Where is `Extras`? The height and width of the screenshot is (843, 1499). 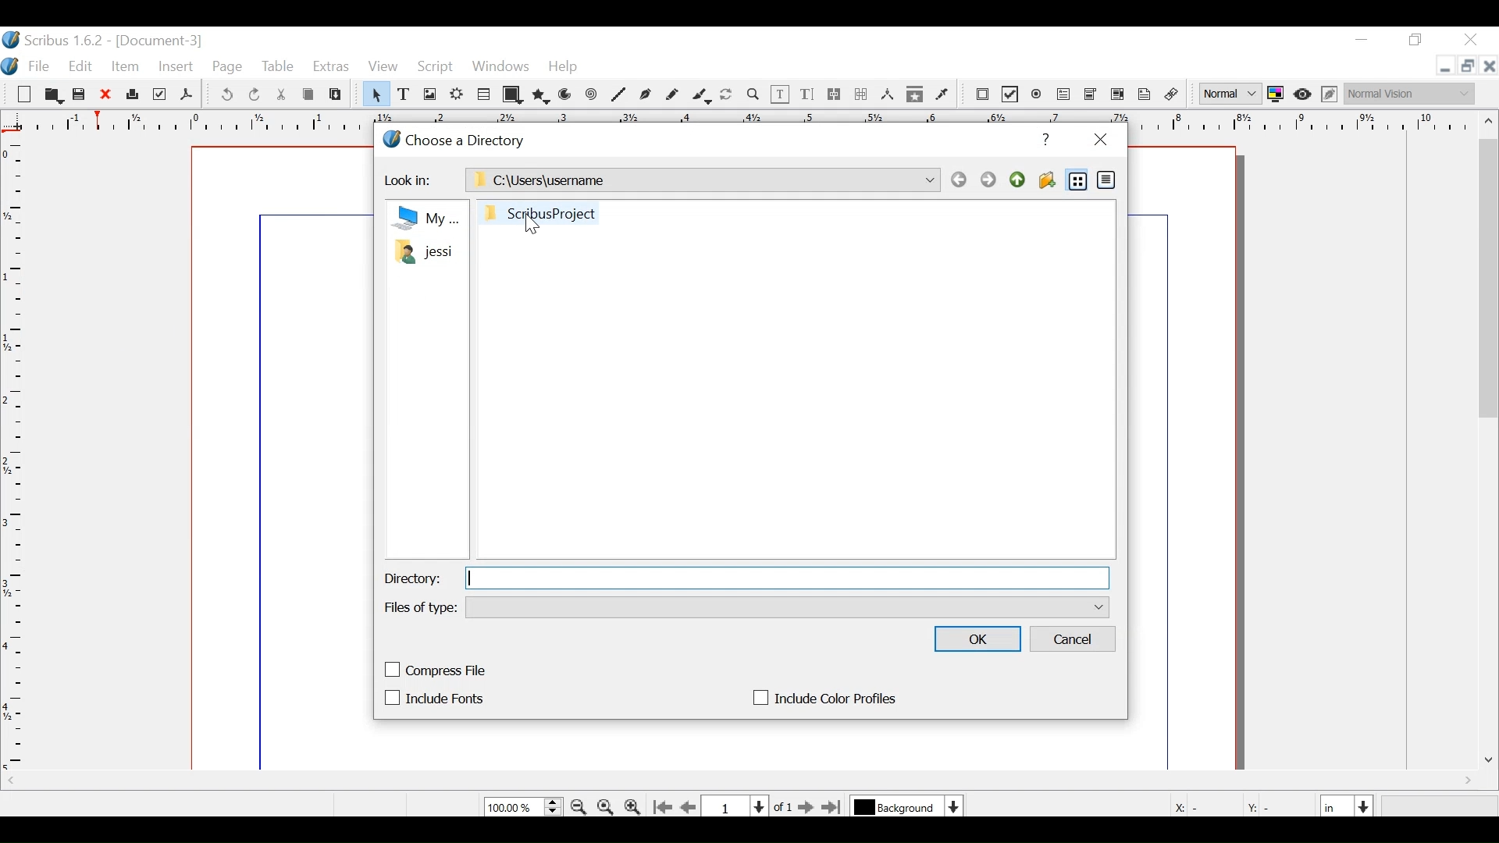 Extras is located at coordinates (331, 67).